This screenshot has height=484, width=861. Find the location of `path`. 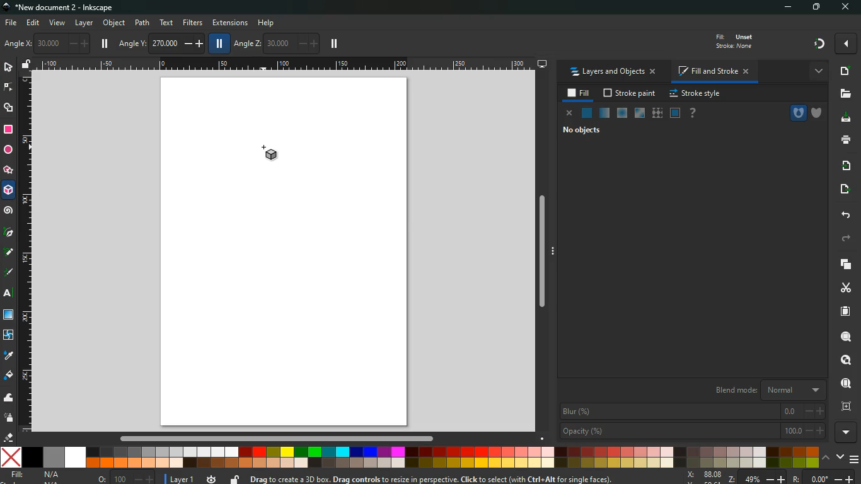

path is located at coordinates (143, 22).